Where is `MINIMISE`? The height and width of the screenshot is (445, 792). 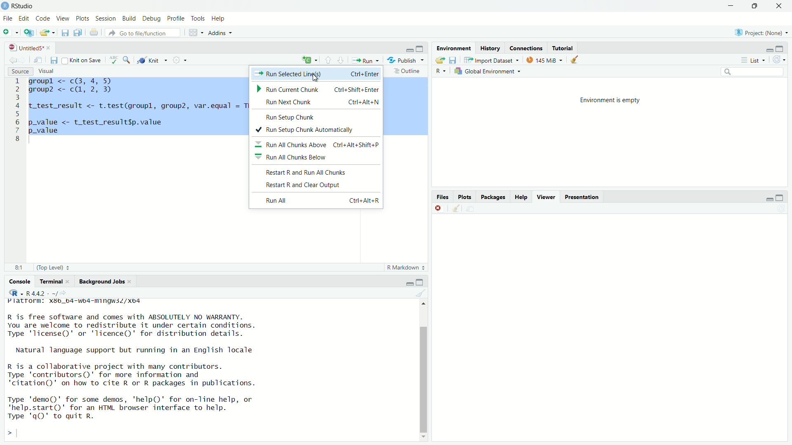 MINIMISE is located at coordinates (730, 7).